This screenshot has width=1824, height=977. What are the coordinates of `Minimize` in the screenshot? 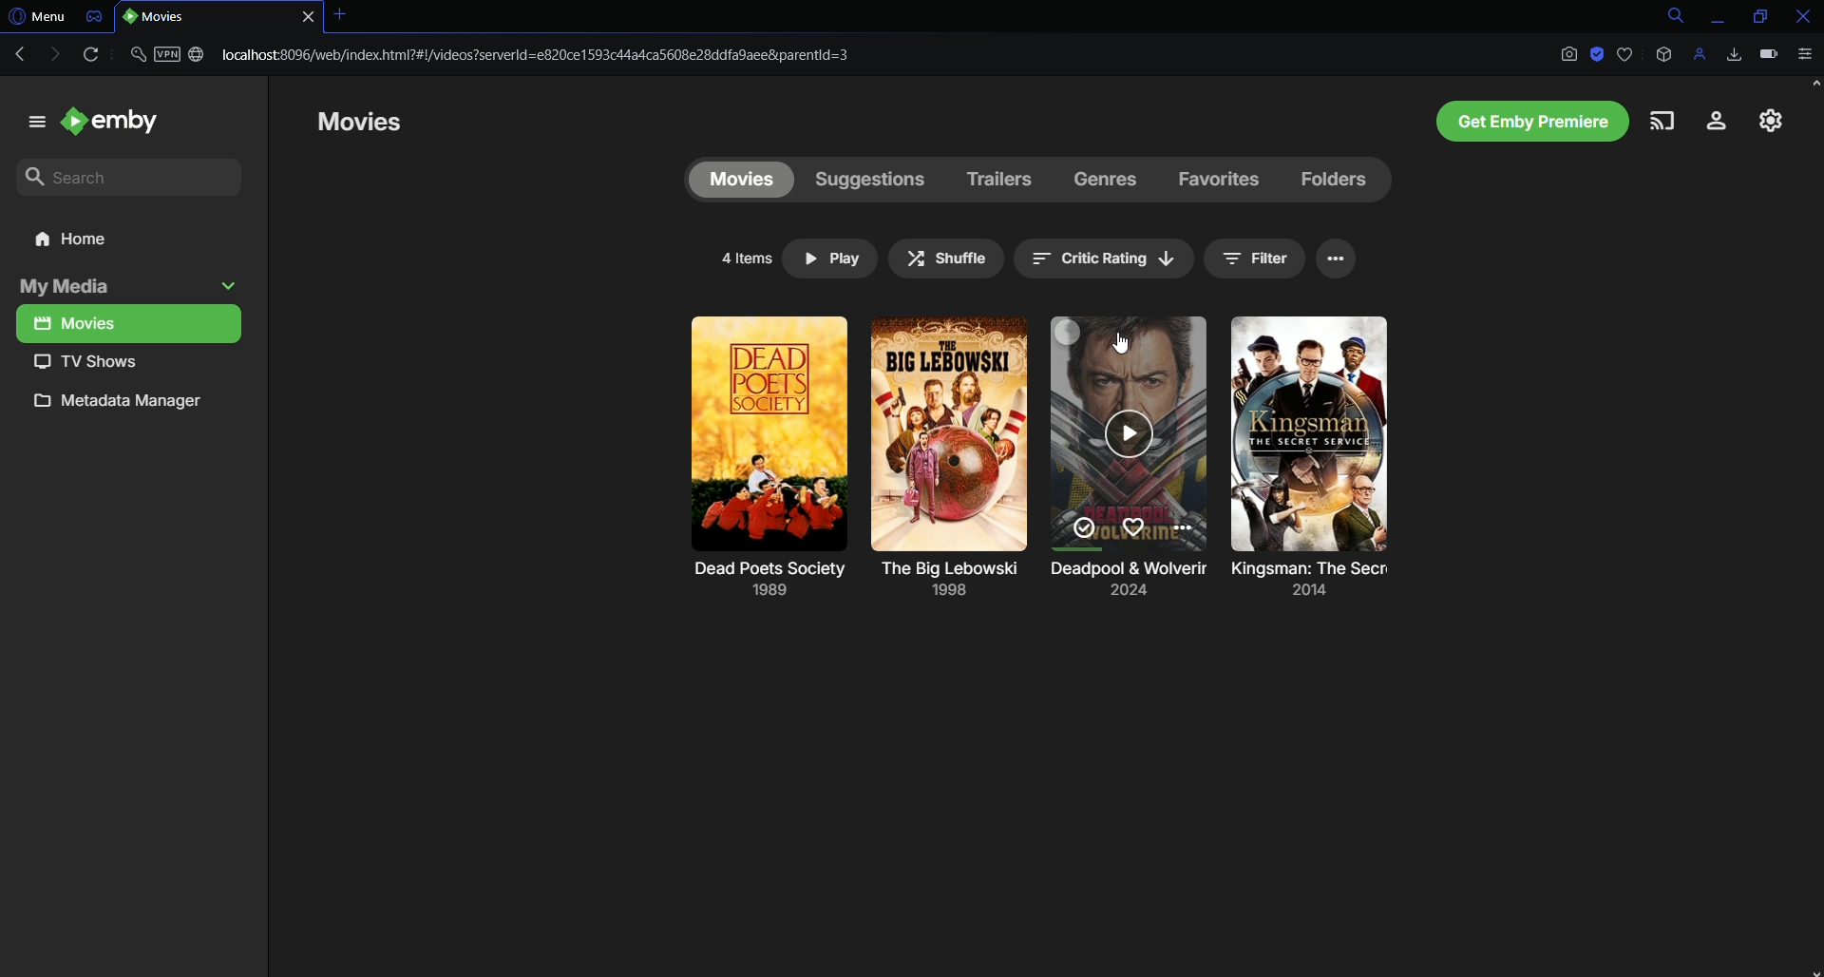 It's located at (1715, 15).